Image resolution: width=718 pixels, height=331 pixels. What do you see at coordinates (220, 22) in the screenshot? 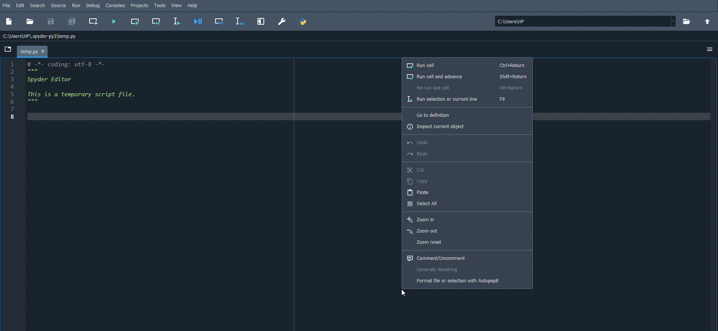
I see `Debug cell` at bounding box center [220, 22].